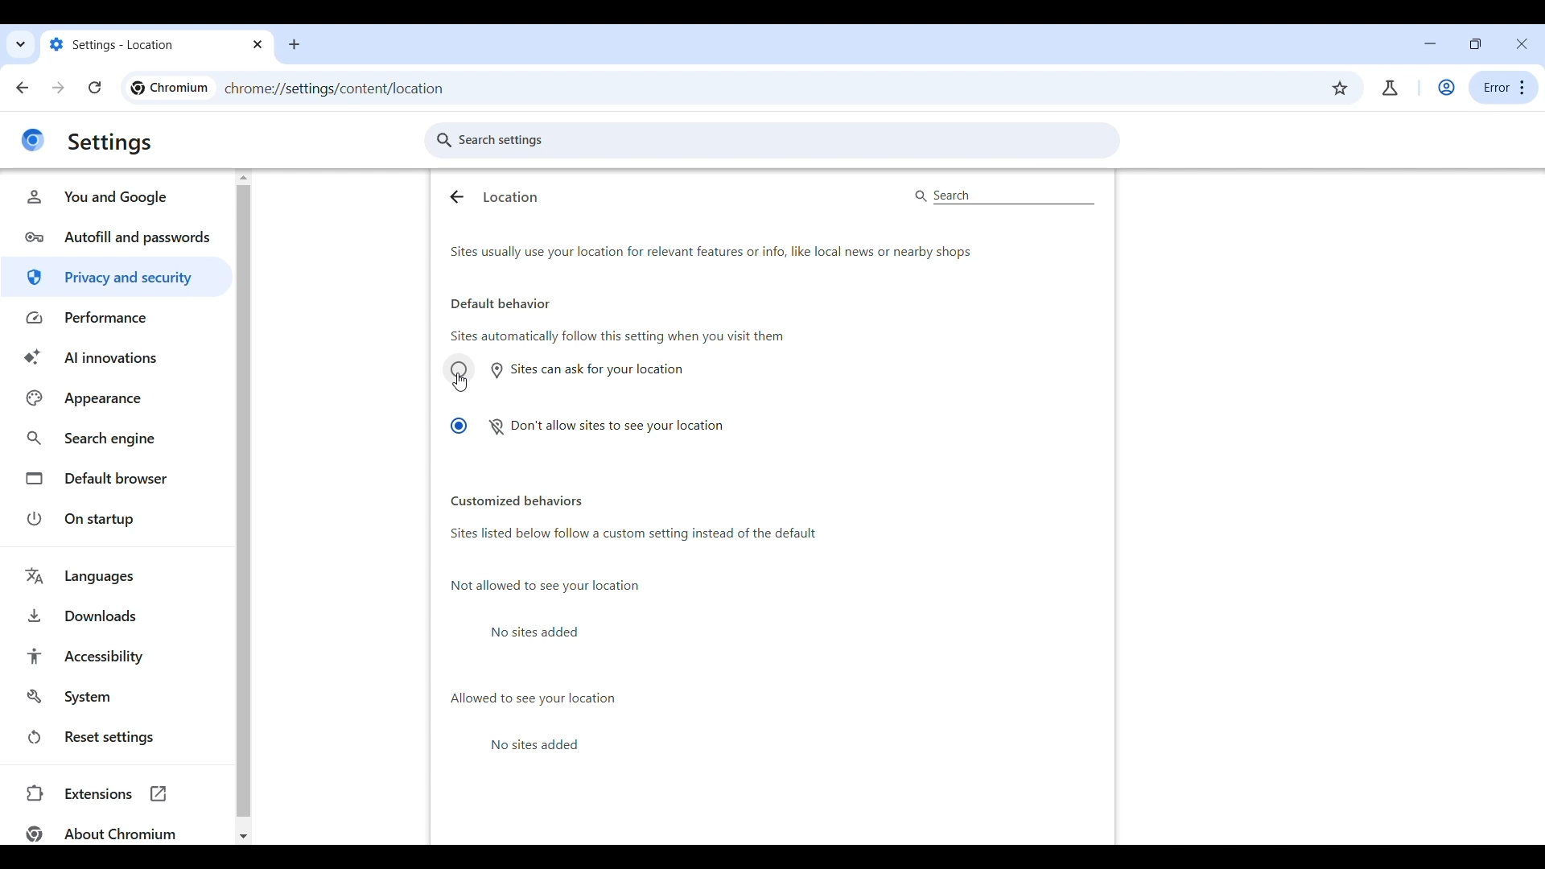 The height and width of the screenshot is (869, 1545). I want to click on extensions, so click(115, 793).